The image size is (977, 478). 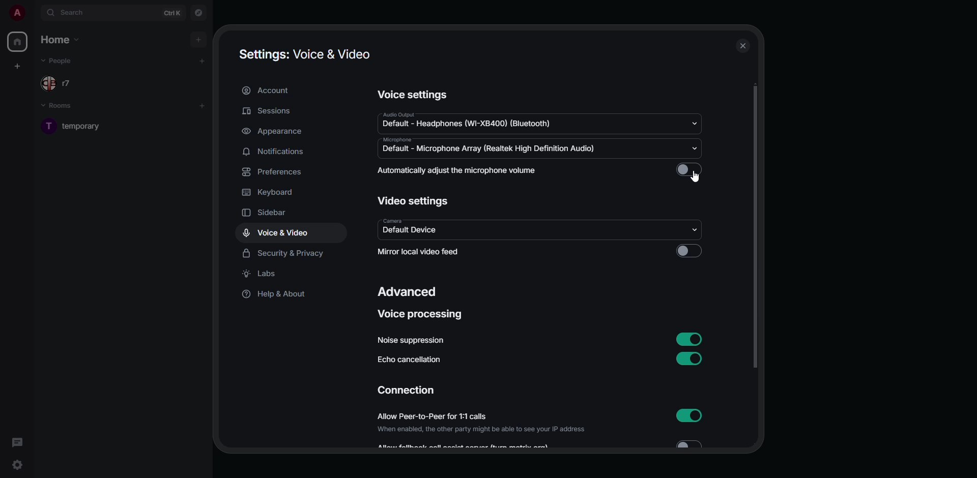 I want to click on noise suppression, so click(x=413, y=340).